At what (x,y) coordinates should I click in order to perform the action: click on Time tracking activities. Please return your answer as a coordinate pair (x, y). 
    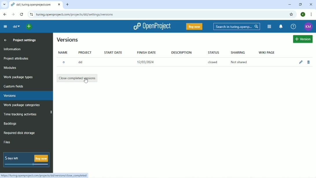
    Looking at the image, I should click on (21, 114).